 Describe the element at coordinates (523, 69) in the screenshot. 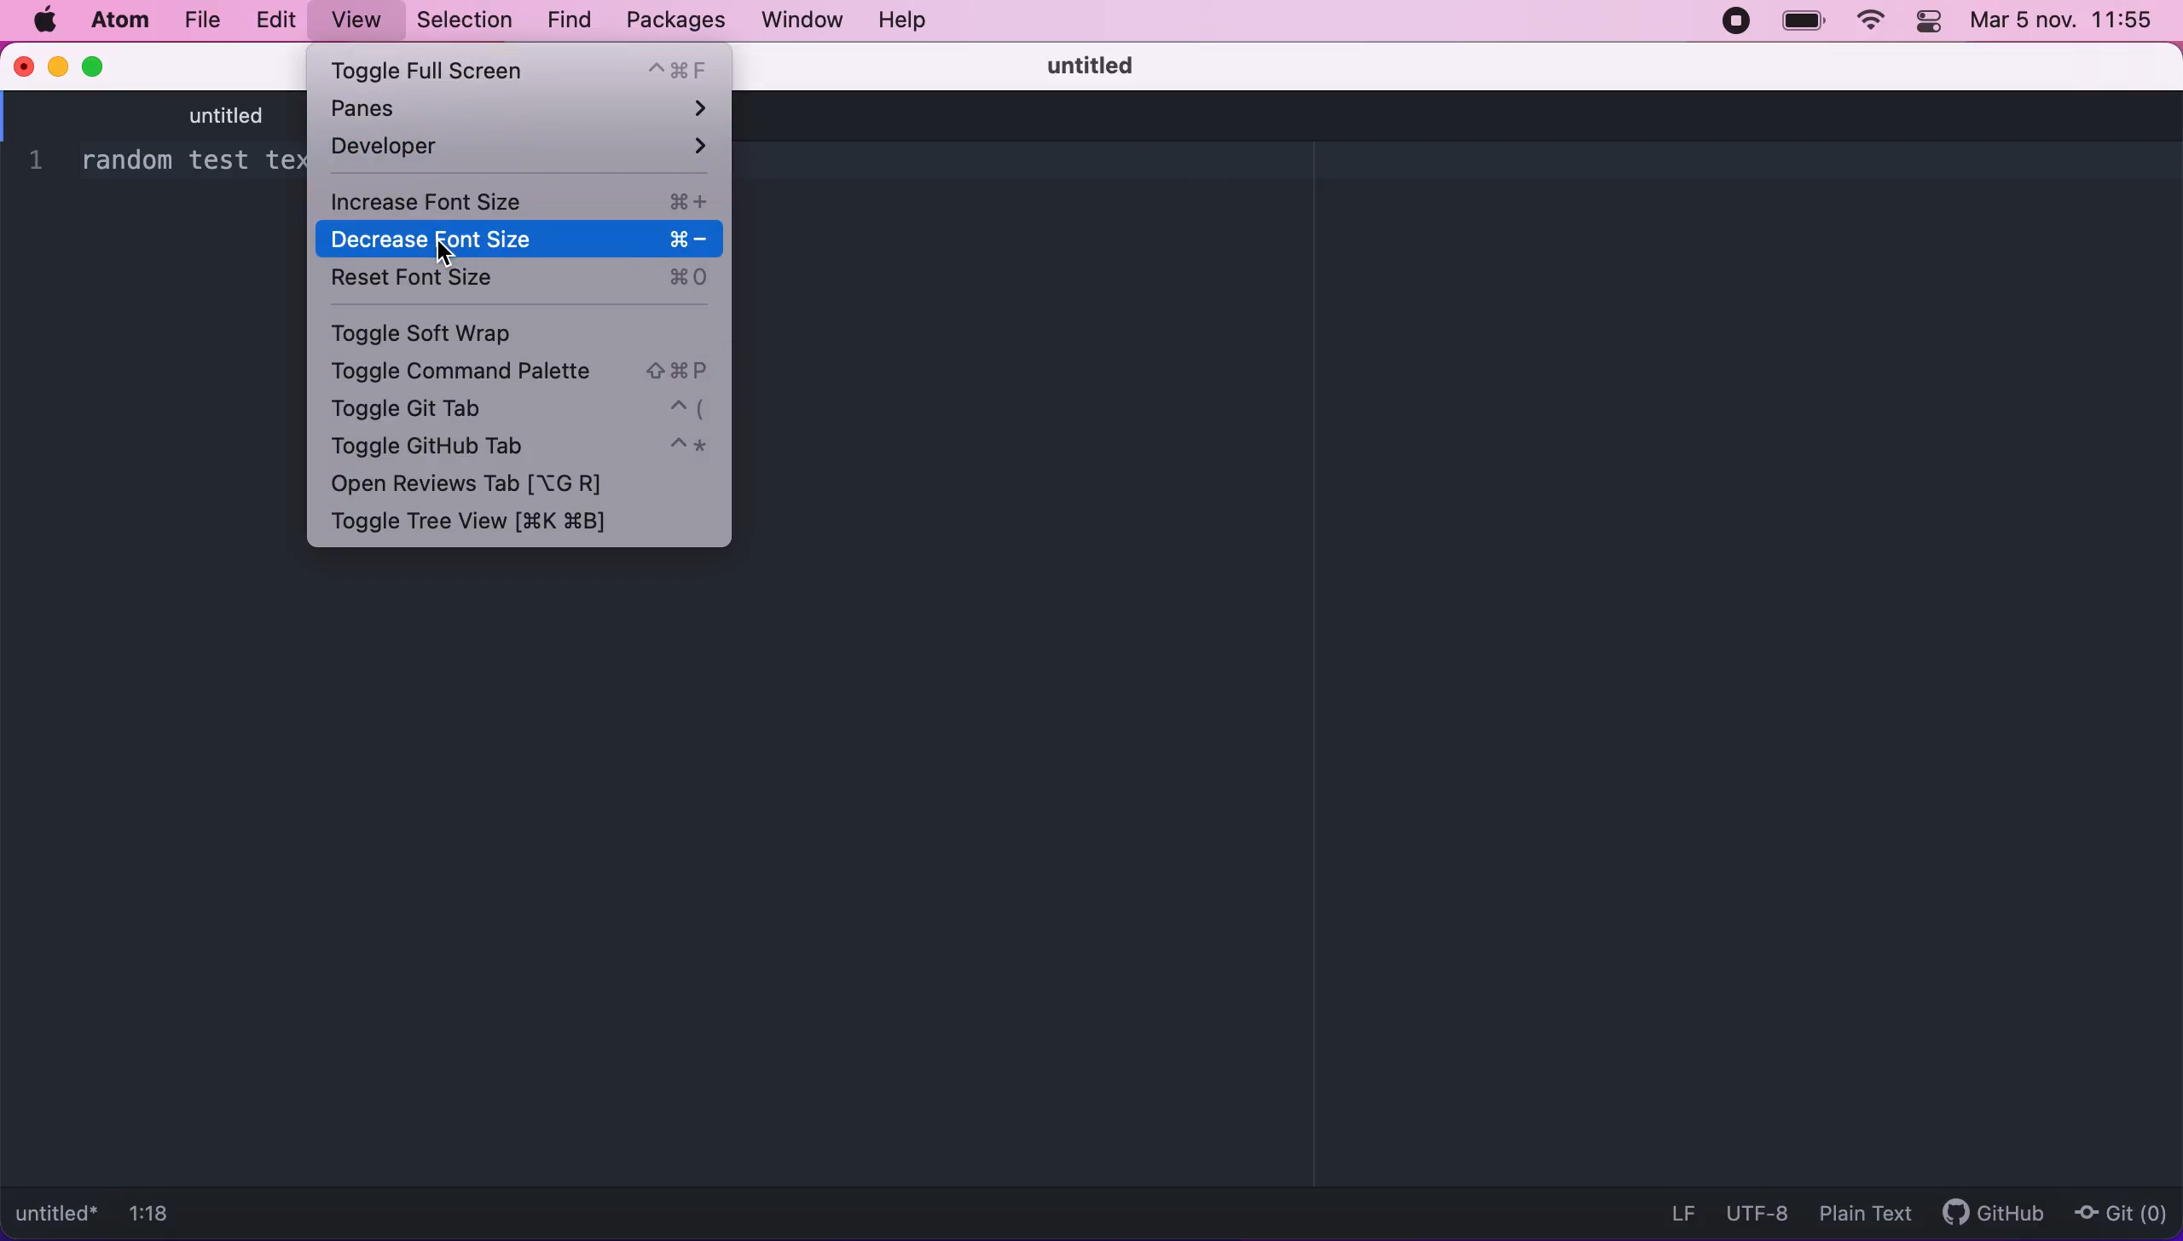

I see `toggle full screen` at that location.